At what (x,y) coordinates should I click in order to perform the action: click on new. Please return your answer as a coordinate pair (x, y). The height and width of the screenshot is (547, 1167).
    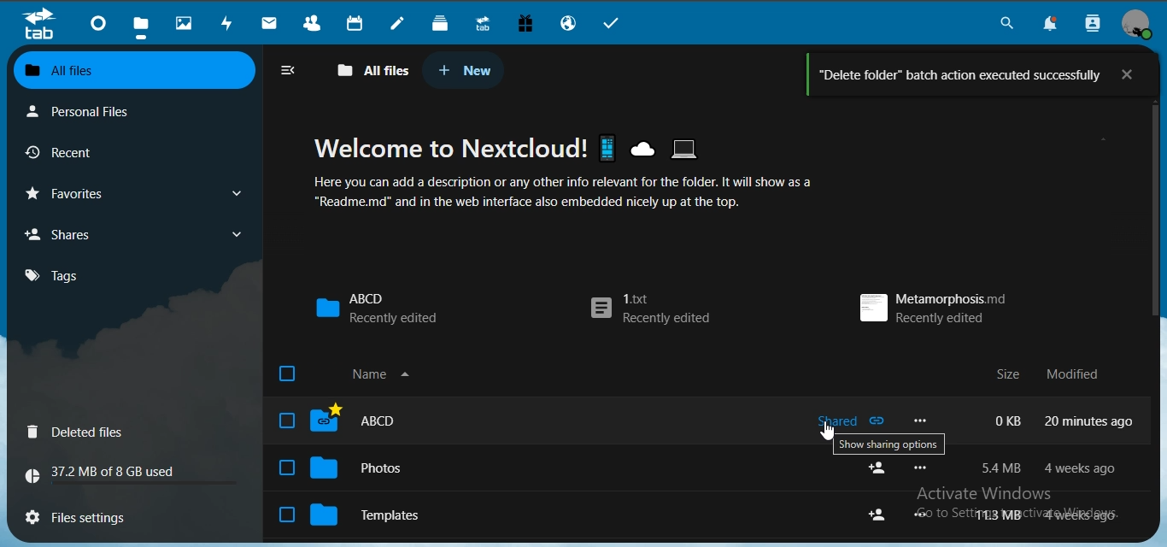
    Looking at the image, I should click on (465, 69).